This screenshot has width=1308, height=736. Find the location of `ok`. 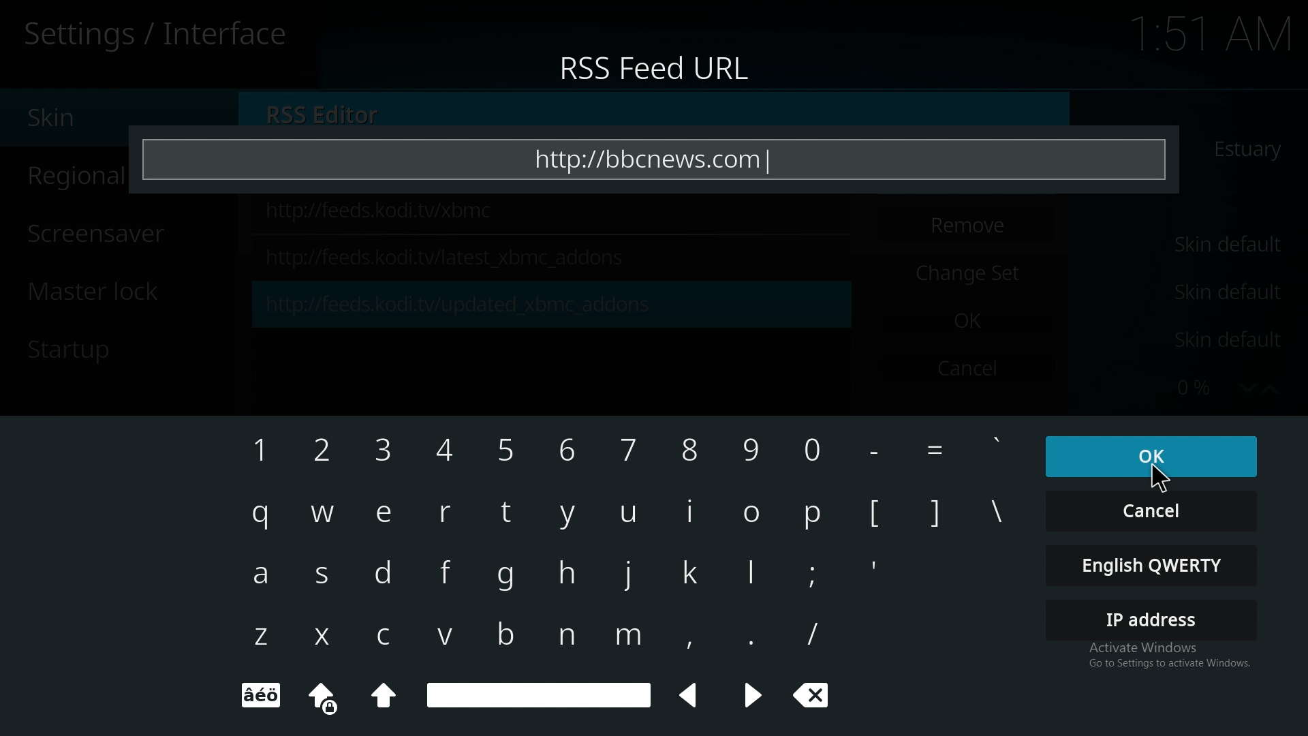

ok is located at coordinates (1146, 457).